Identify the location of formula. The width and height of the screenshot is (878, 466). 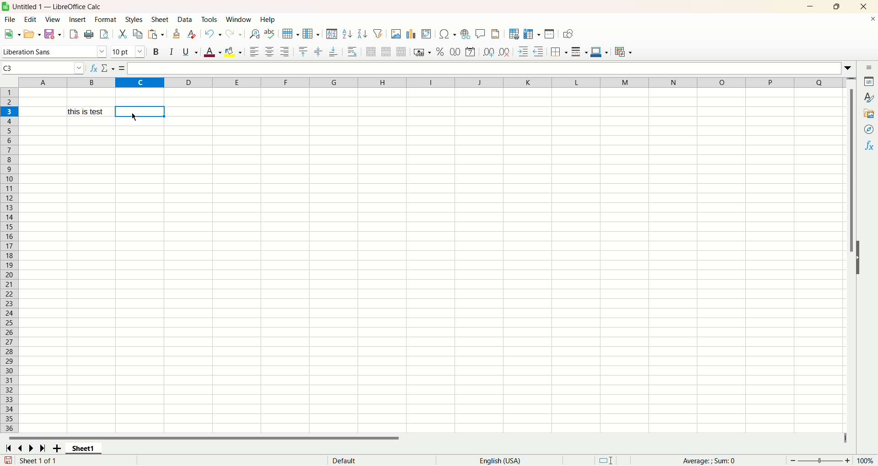
(121, 69).